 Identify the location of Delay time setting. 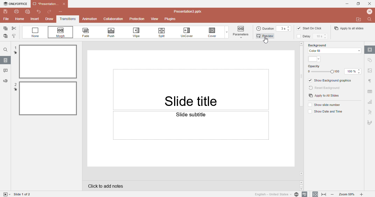
(321, 36).